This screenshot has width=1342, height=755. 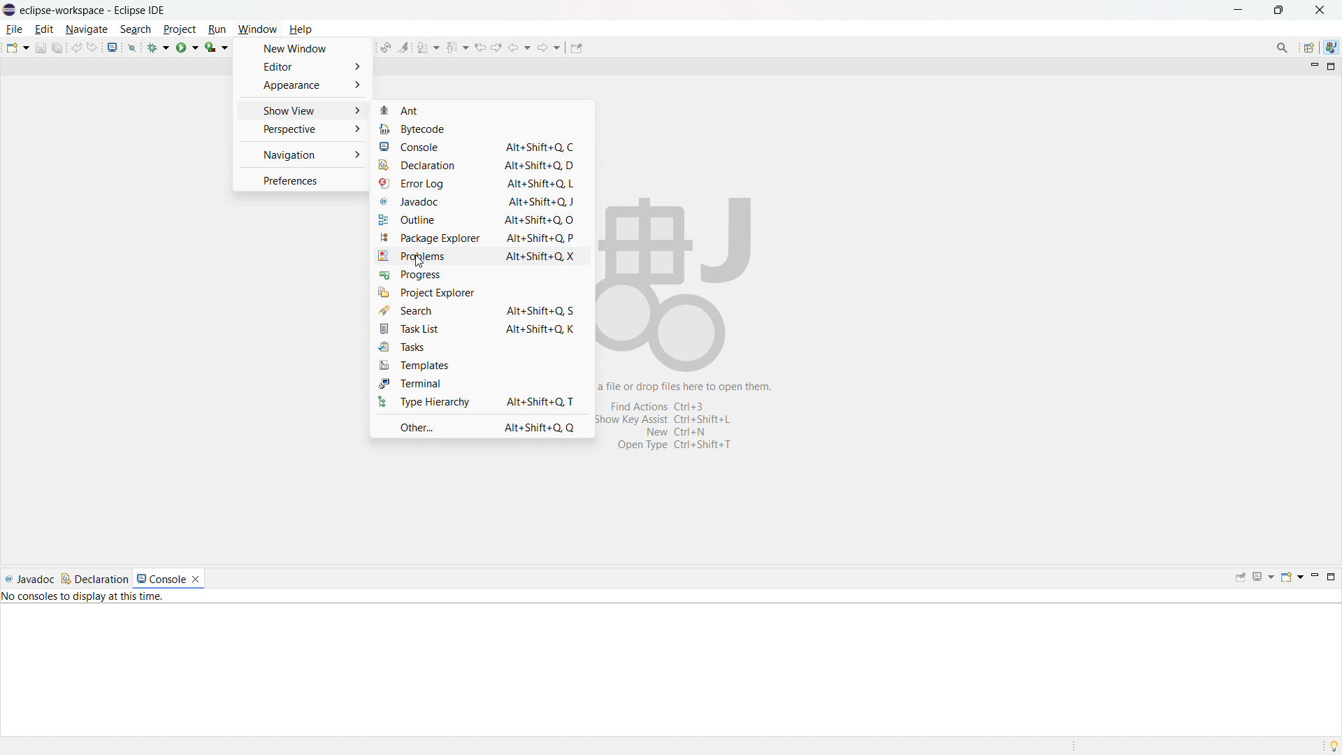 What do you see at coordinates (9, 10) in the screenshot?
I see `logo` at bounding box center [9, 10].